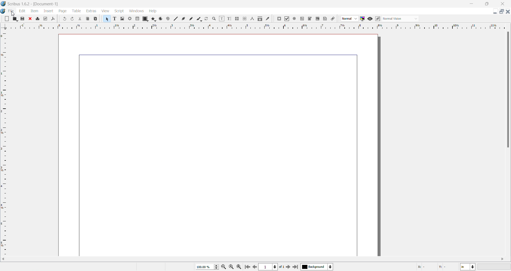  I want to click on top scale, so click(255, 26).